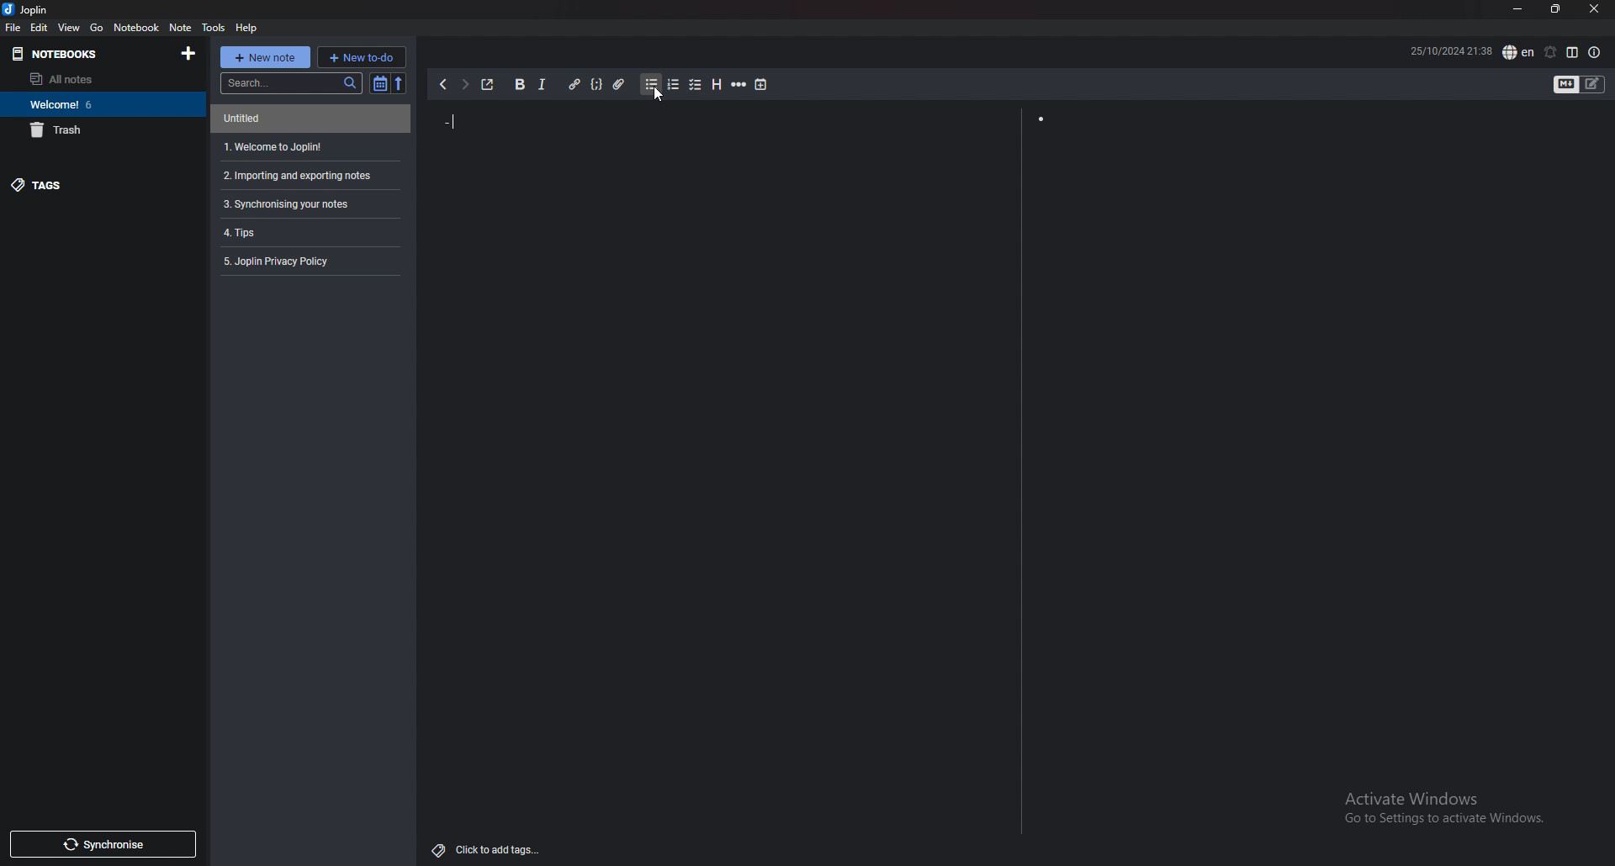 The height and width of the screenshot is (866, 1615). What do you see at coordinates (67, 26) in the screenshot?
I see `View` at bounding box center [67, 26].